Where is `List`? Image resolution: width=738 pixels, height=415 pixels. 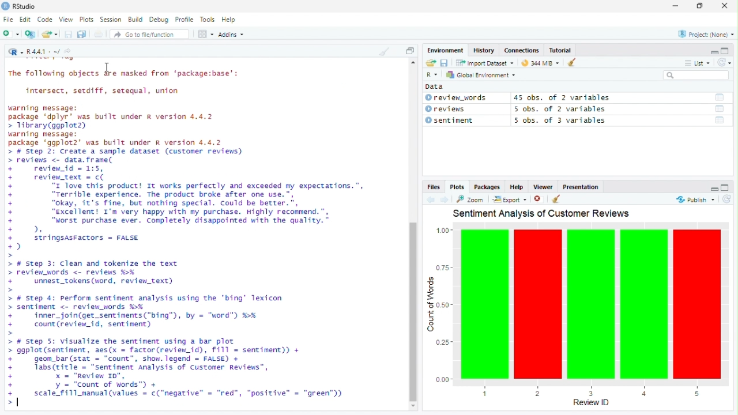
List is located at coordinates (697, 62).